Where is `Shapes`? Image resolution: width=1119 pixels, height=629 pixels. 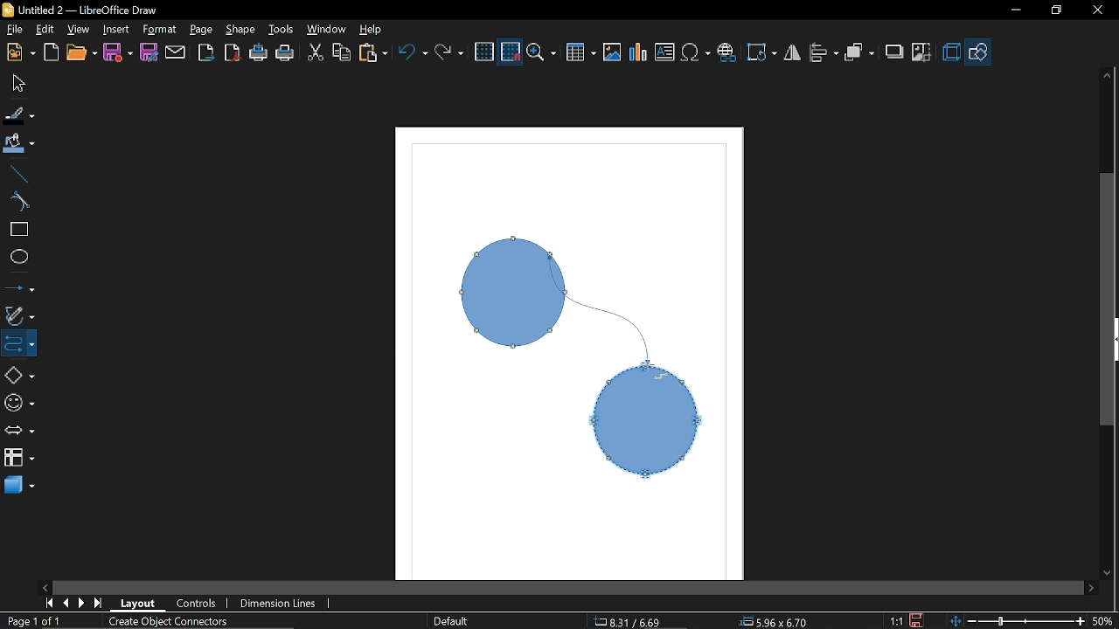 Shapes is located at coordinates (980, 51).